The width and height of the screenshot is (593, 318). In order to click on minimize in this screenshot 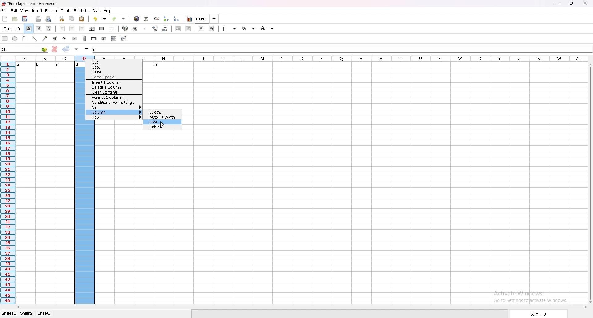, I will do `click(557, 3)`.